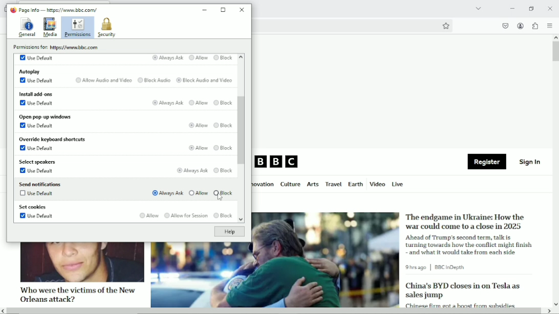  Describe the element at coordinates (38, 162) in the screenshot. I see `Select speakers` at that location.